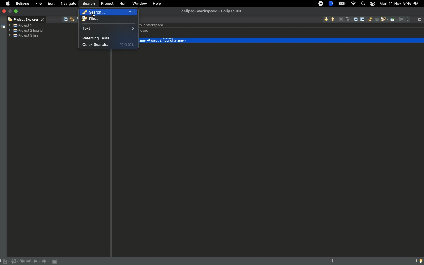 Image resolution: width=424 pixels, height=265 pixels. I want to click on focus on active activity, so click(400, 21).